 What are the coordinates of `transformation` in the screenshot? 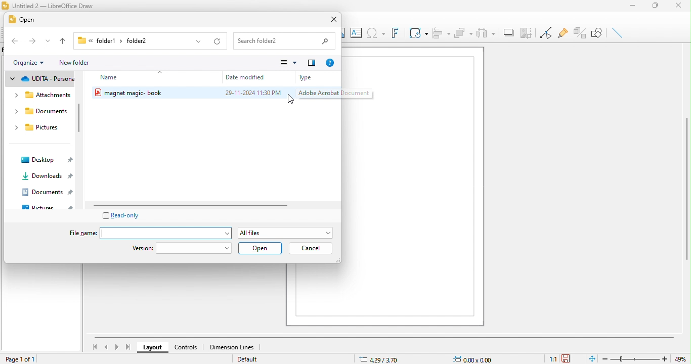 It's located at (416, 32).